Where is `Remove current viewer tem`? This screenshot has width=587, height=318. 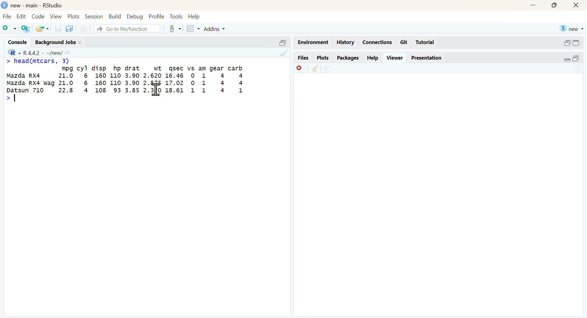 Remove current viewer tem is located at coordinates (296, 68).